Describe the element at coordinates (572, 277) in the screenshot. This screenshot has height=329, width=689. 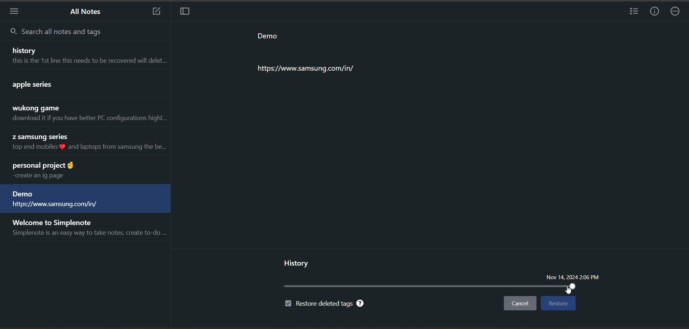
I see `timestamp` at that location.